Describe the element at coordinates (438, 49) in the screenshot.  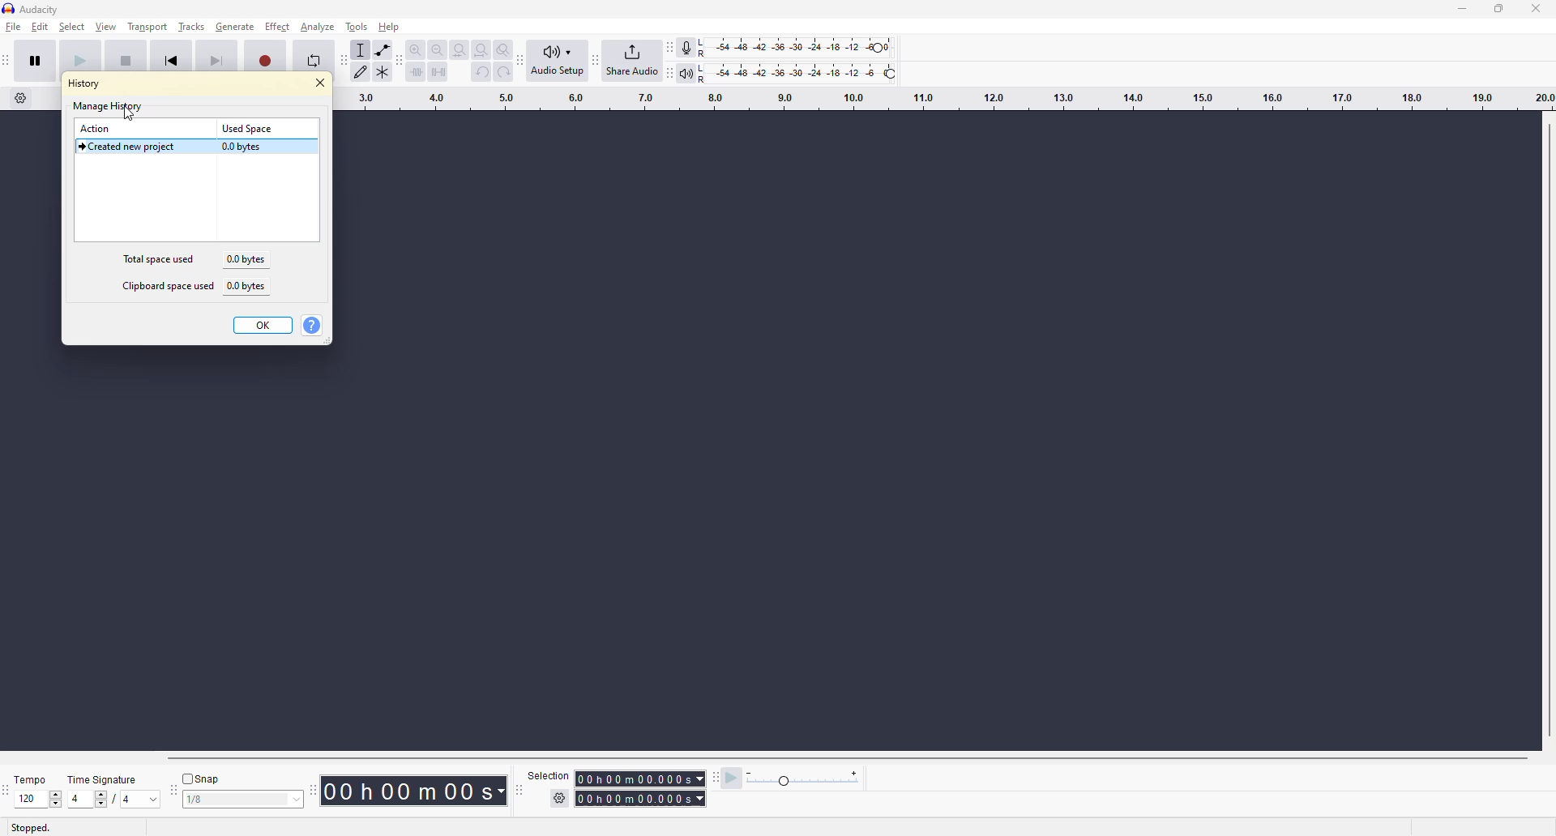
I see `zoom out` at that location.